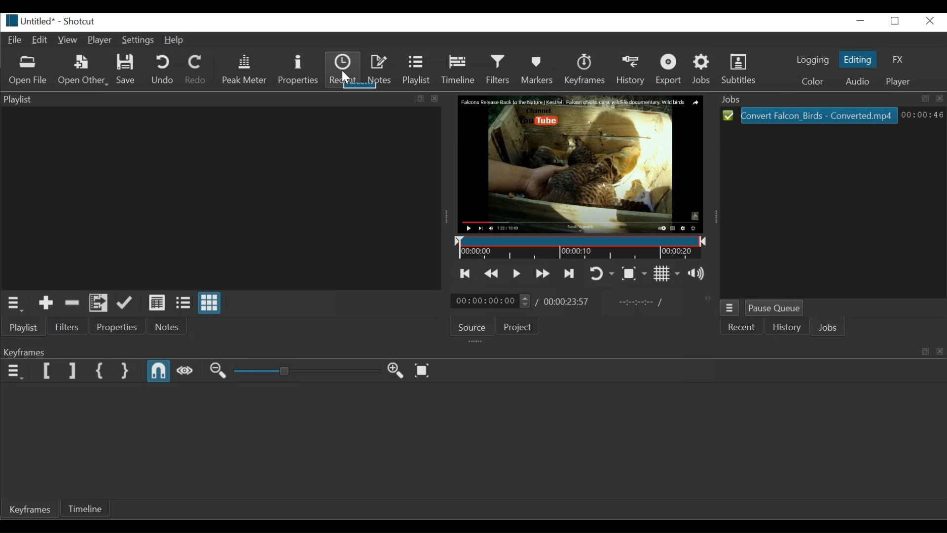 This screenshot has height=533, width=947. I want to click on Media Viewer, so click(579, 165).